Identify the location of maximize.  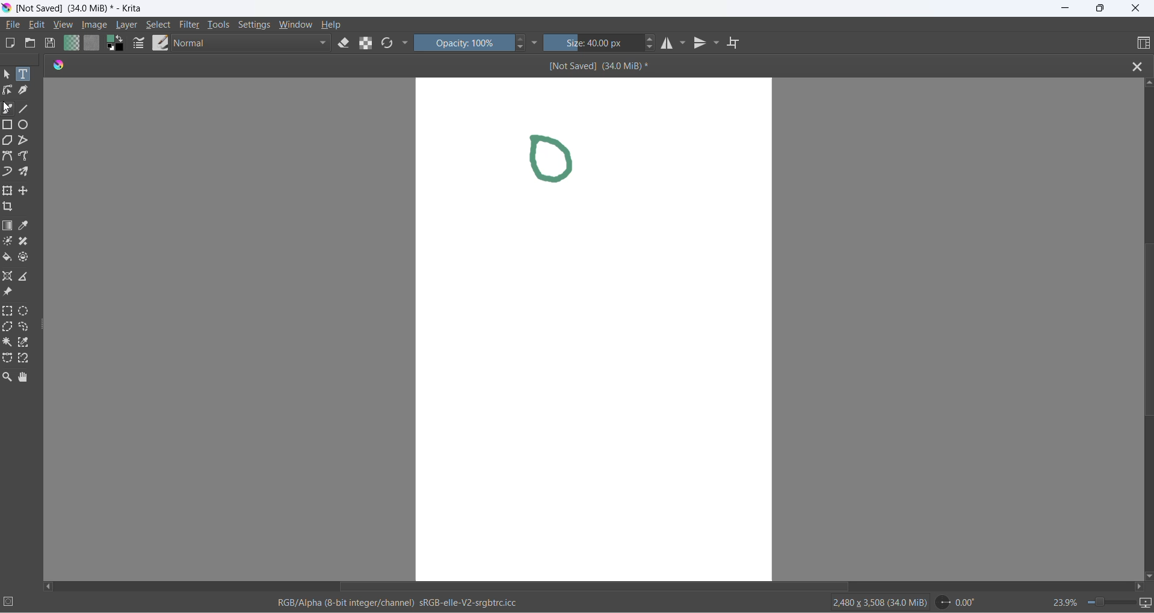
(1097, 8).